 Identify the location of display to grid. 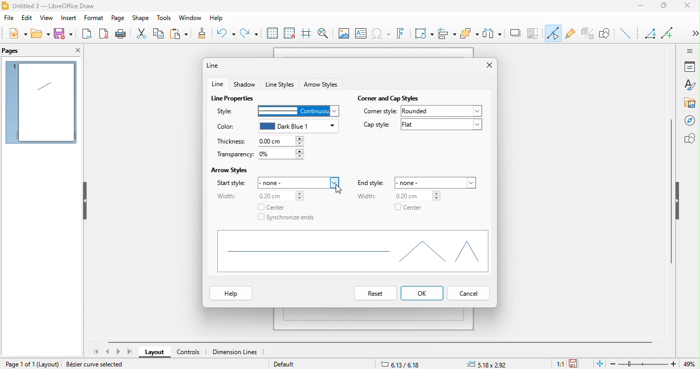
(272, 33).